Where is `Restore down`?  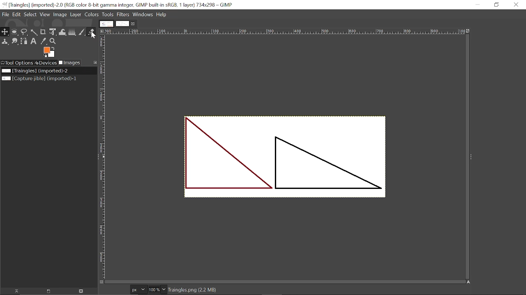 Restore down is located at coordinates (497, 5).